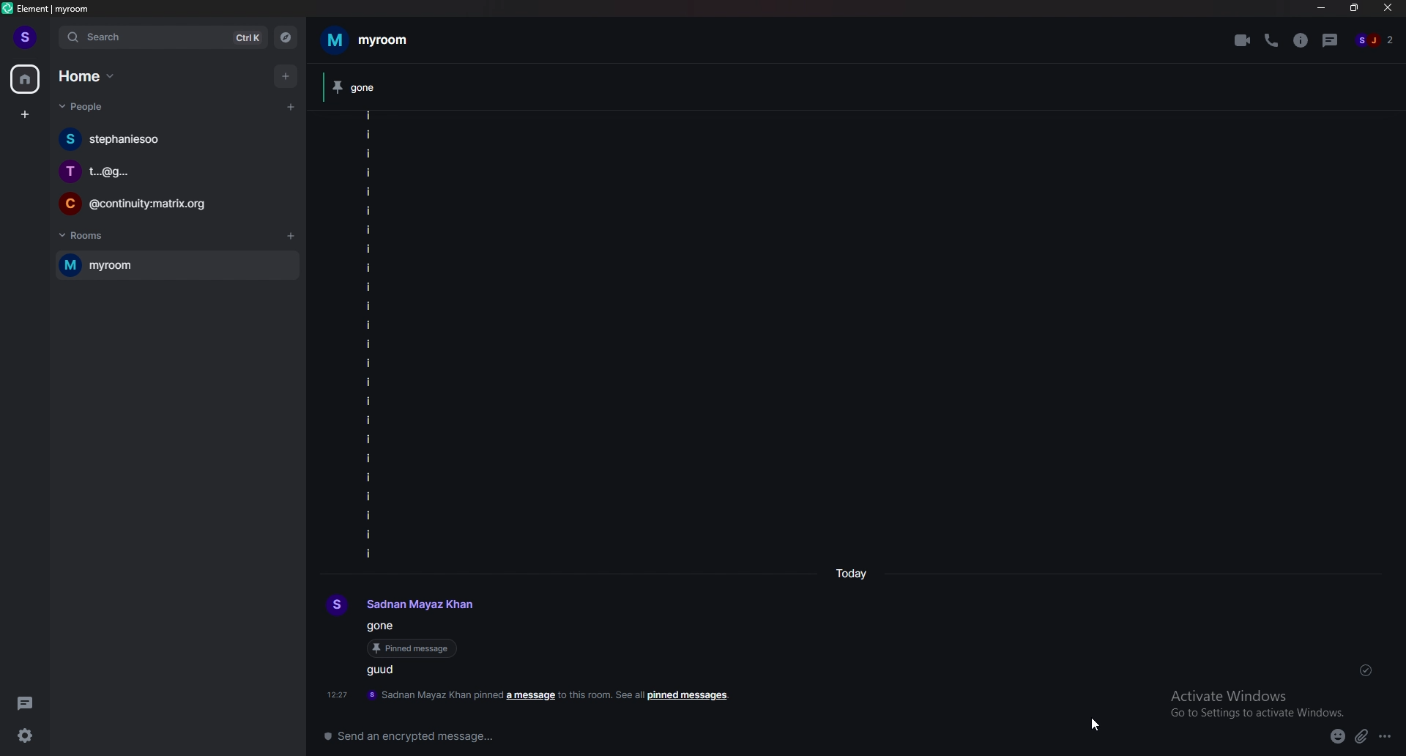 This screenshot has height=756, width=1406. Describe the element at coordinates (173, 204) in the screenshot. I see `chat` at that location.